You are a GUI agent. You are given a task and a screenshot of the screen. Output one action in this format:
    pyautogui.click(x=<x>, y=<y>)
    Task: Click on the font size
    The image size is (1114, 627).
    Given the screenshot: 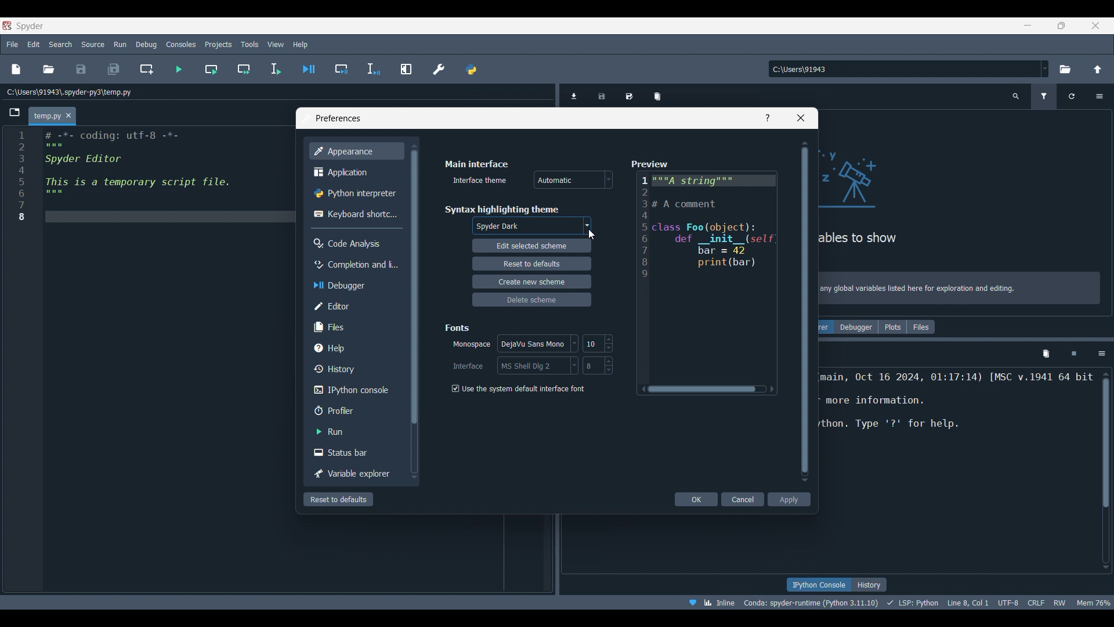 What is the action you would take?
    pyautogui.click(x=601, y=365)
    